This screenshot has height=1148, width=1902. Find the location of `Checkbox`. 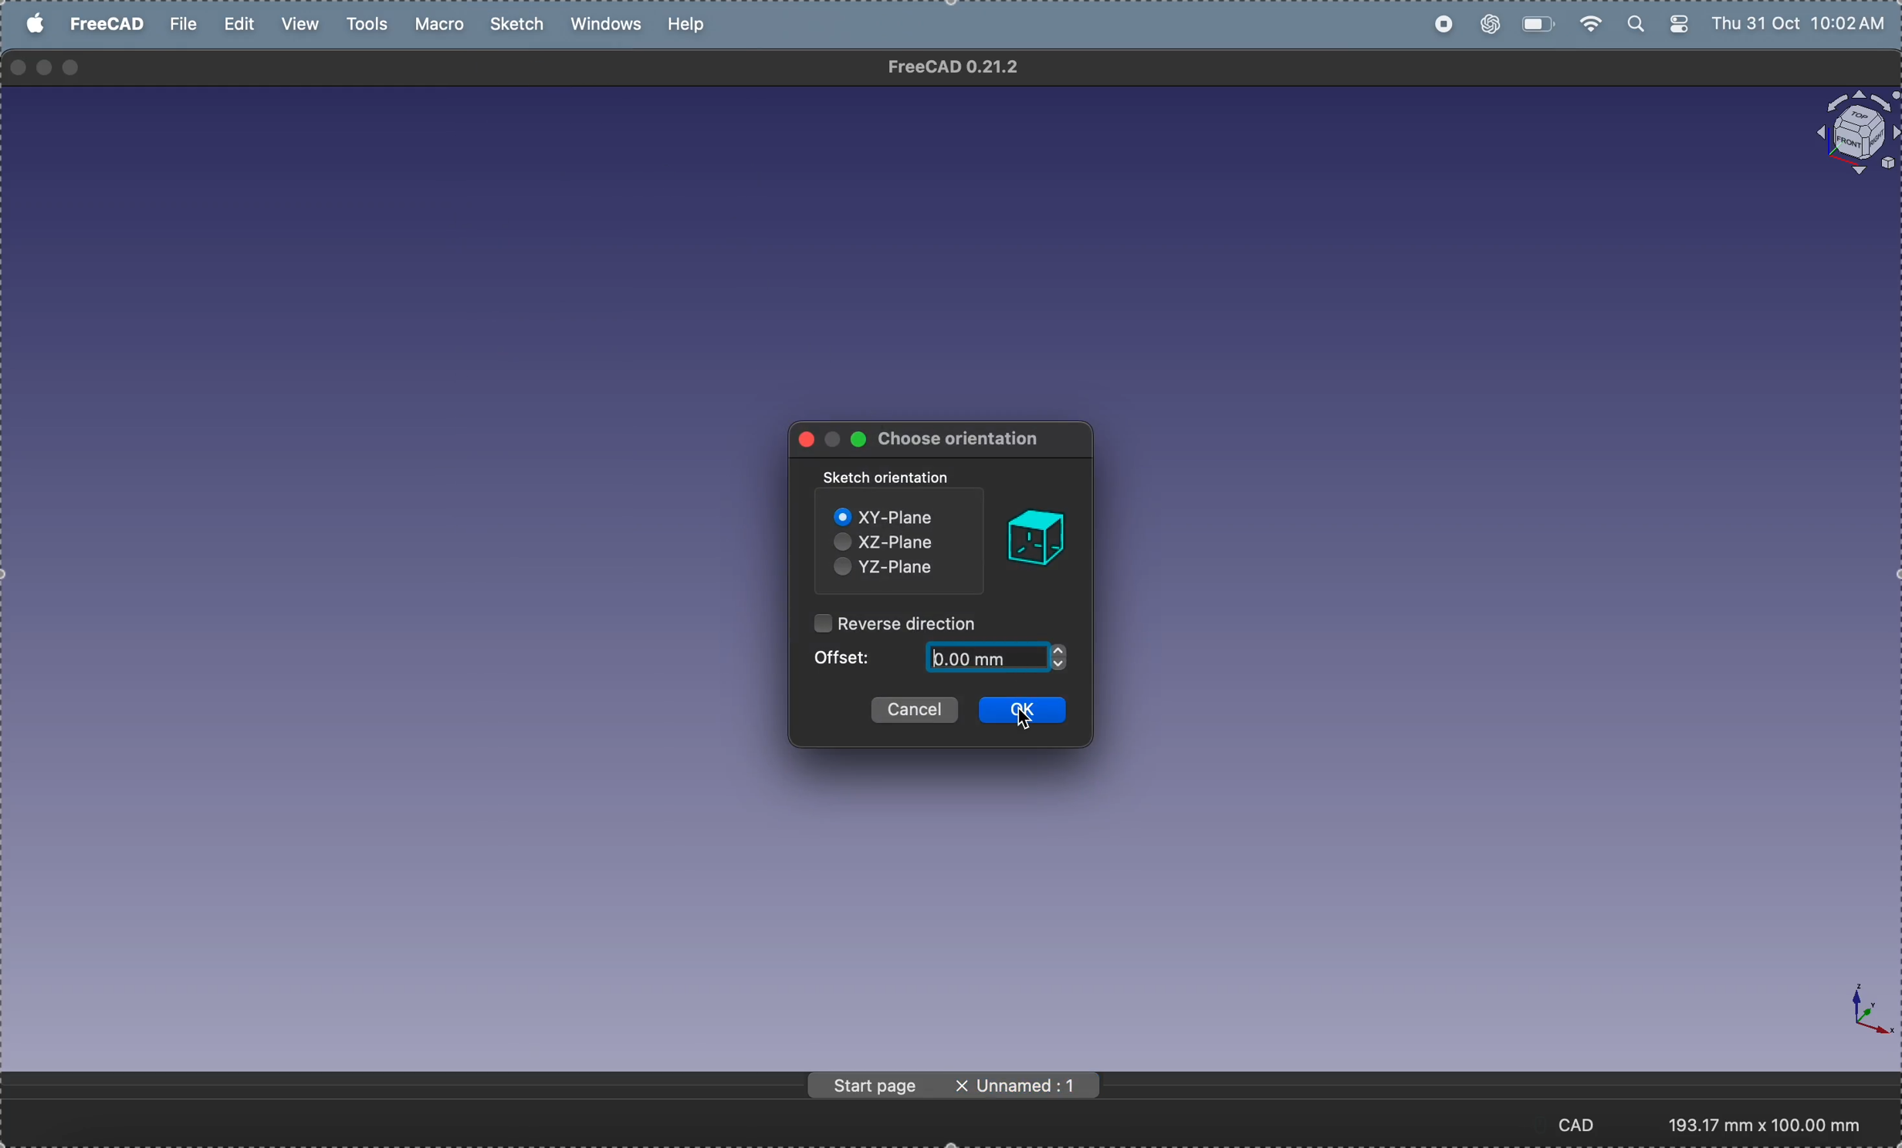

Checkbox is located at coordinates (843, 542).